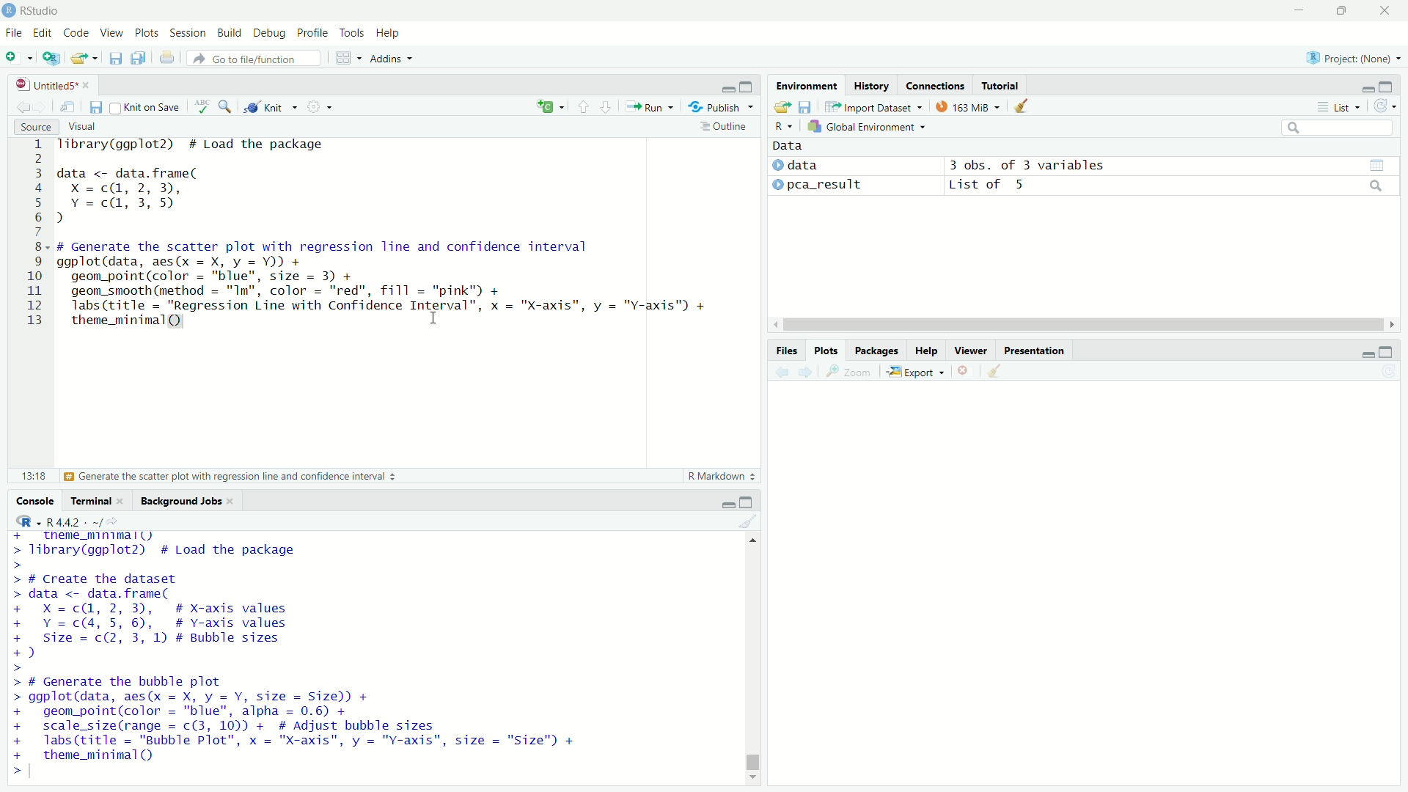  I want to click on Load workspace, so click(781, 106).